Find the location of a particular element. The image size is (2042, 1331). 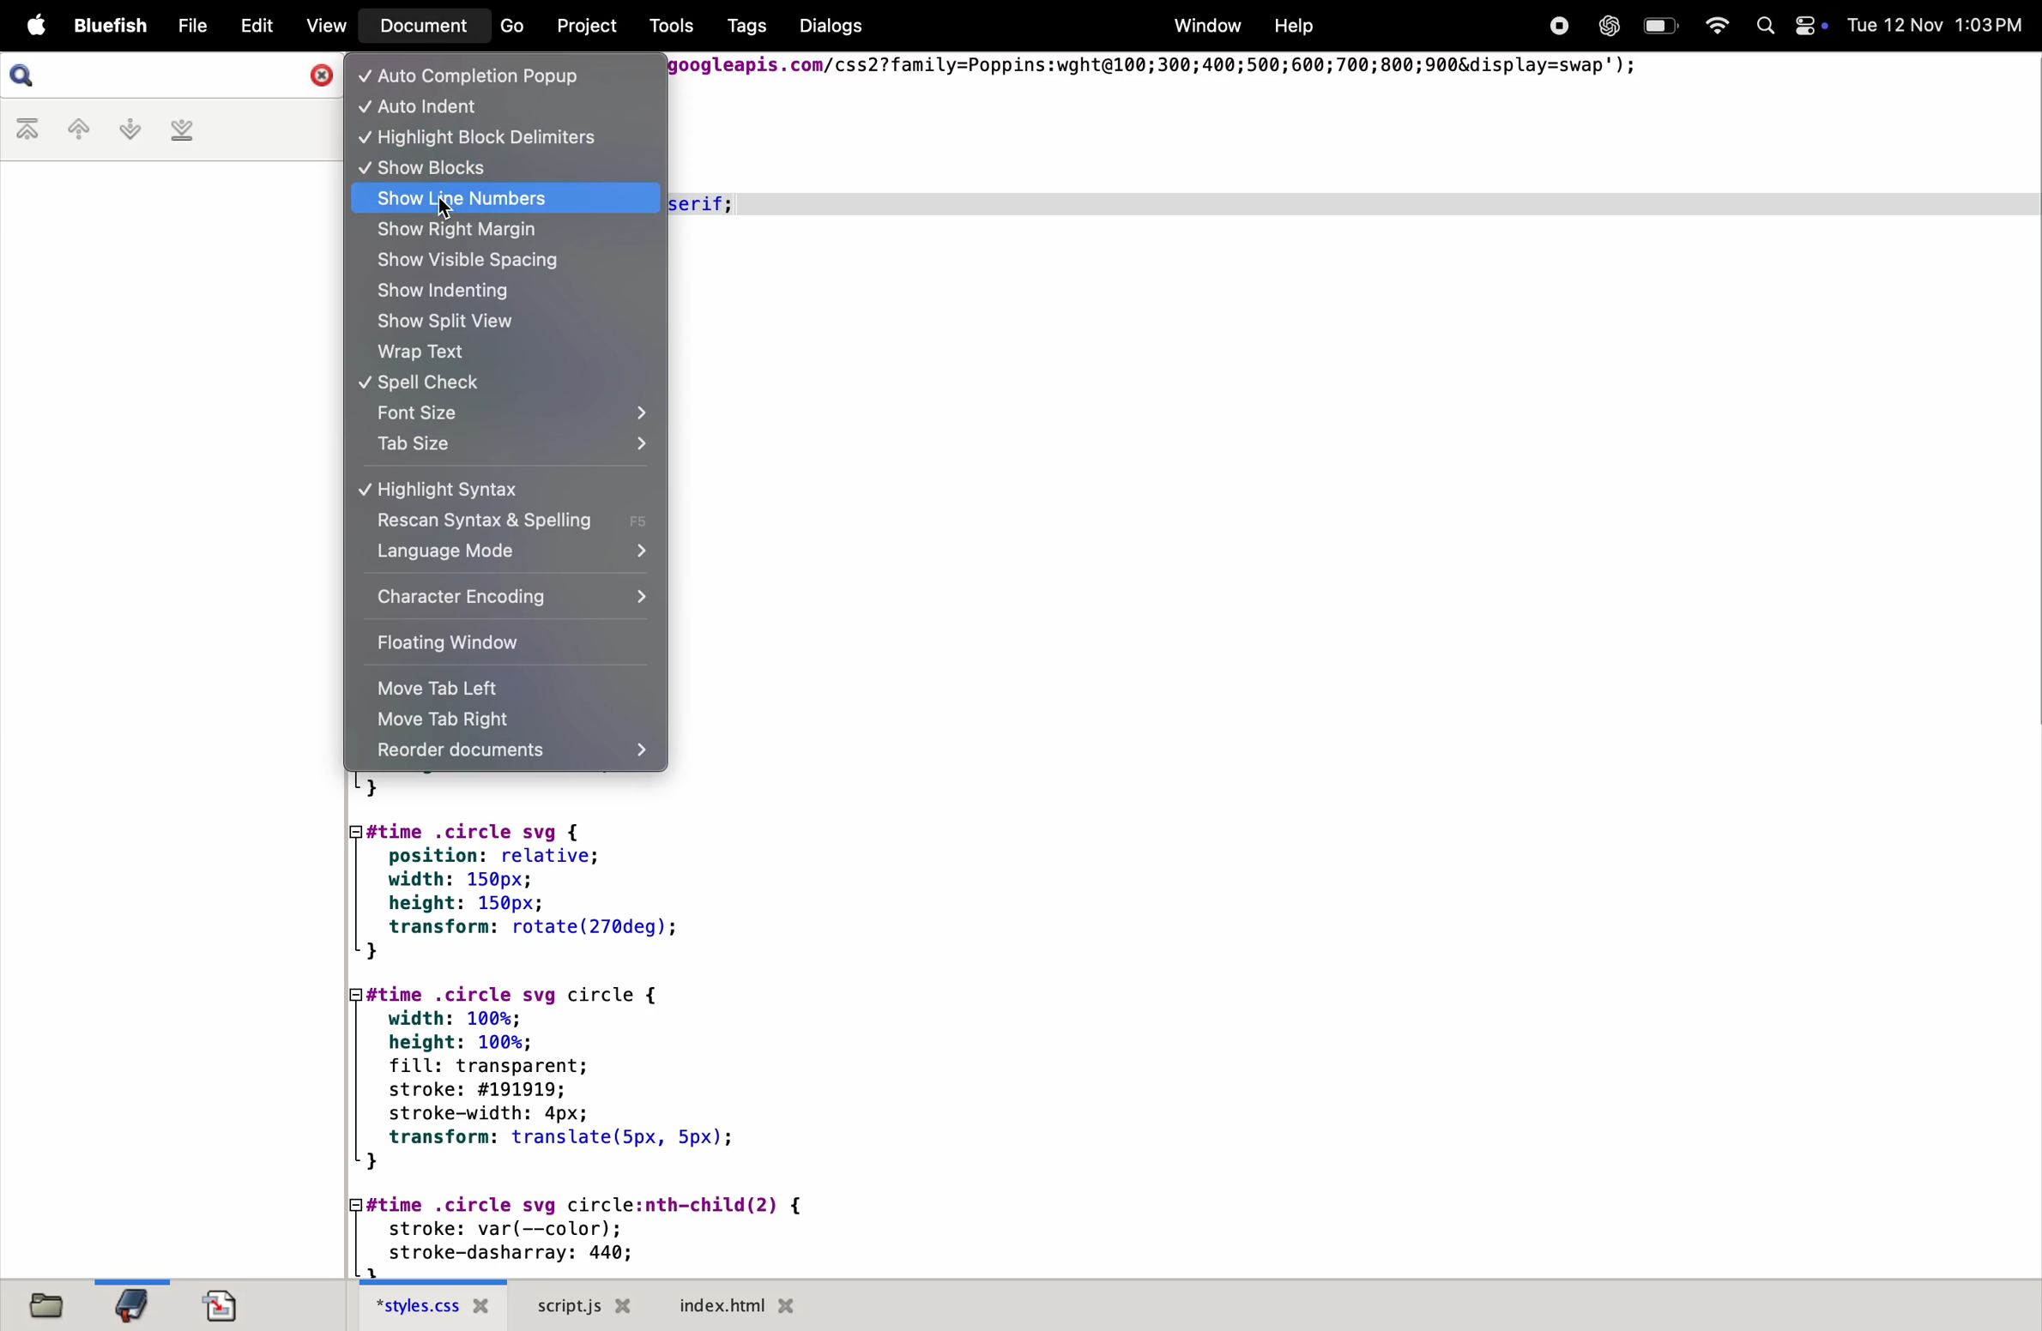

highlight block delimiters is located at coordinates (506, 139).